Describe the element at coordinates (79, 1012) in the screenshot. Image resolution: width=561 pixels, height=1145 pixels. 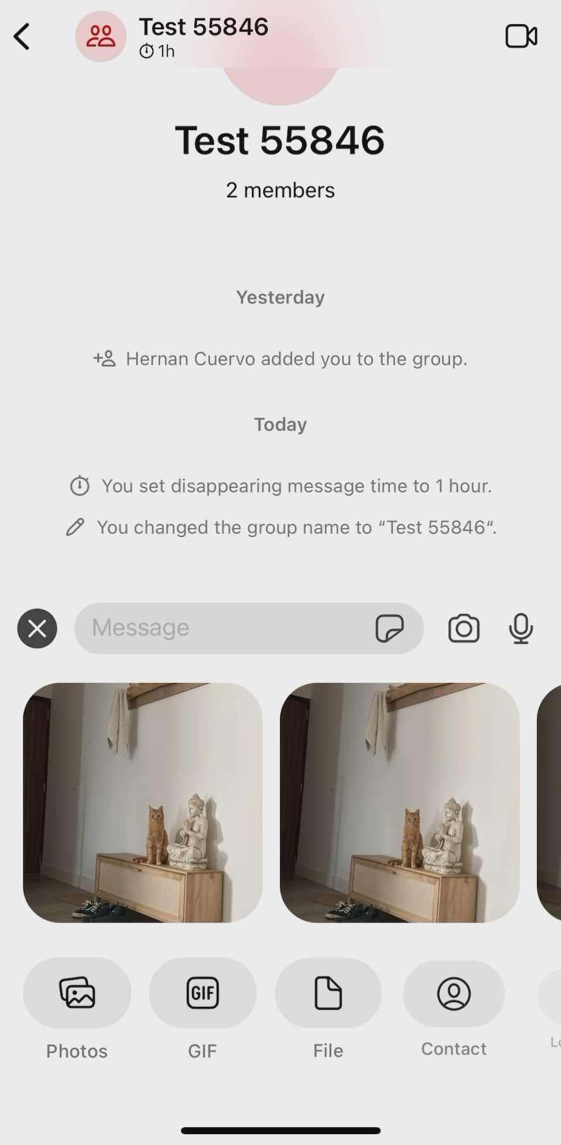
I see `images button` at that location.